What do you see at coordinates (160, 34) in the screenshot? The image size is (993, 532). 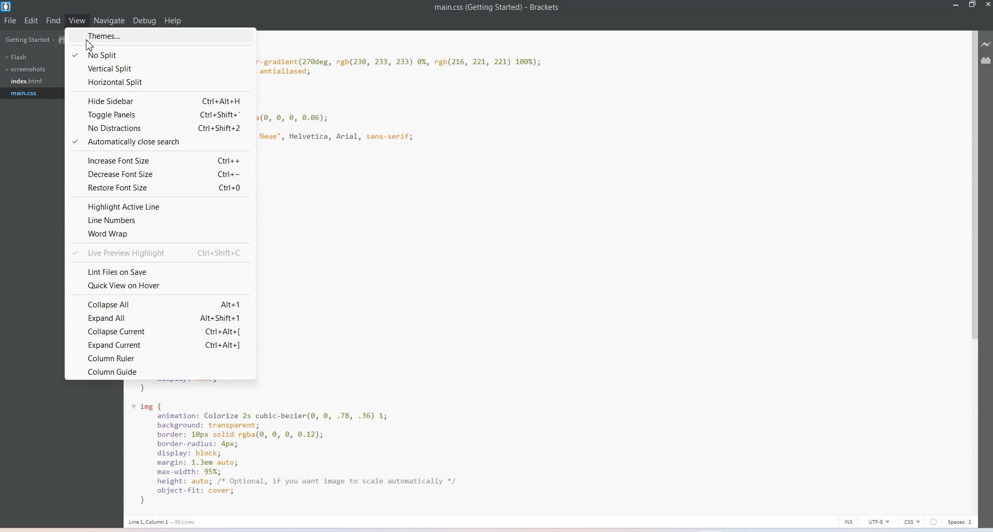 I see `Themes` at bounding box center [160, 34].